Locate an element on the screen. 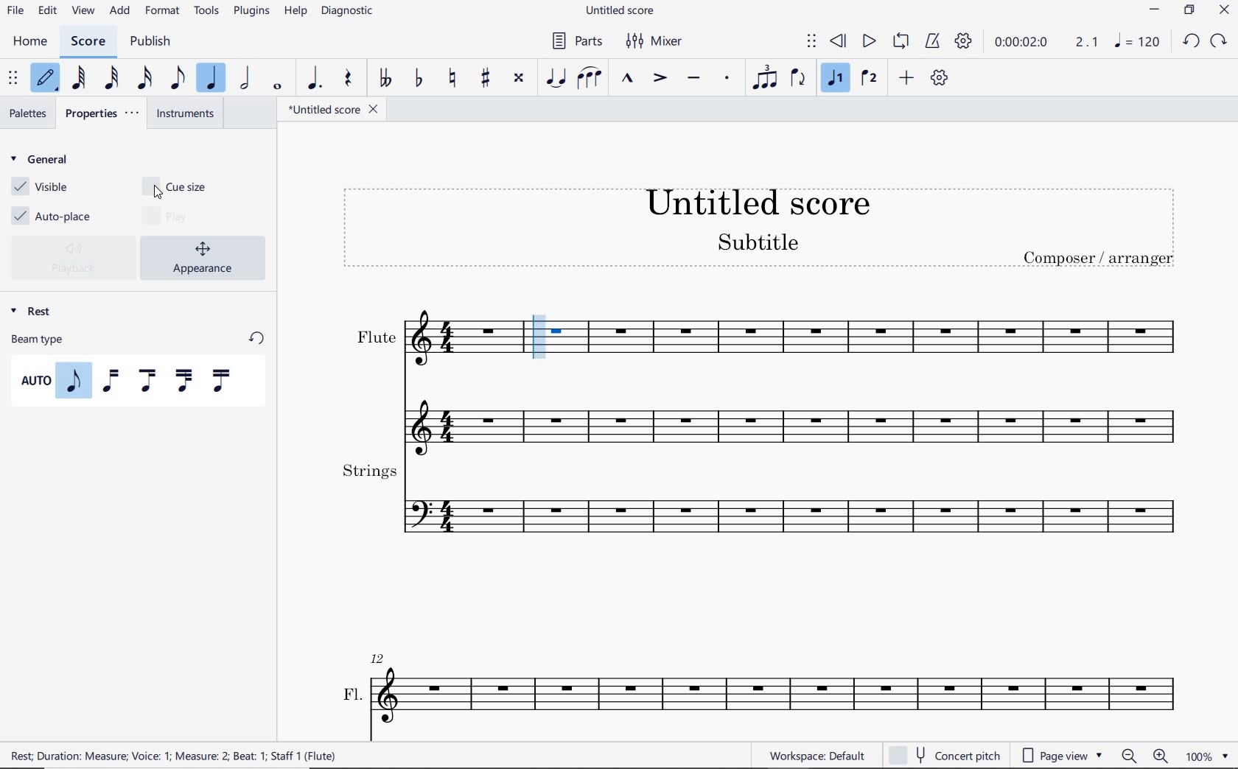  zoom out or zoom in is located at coordinates (1147, 756).